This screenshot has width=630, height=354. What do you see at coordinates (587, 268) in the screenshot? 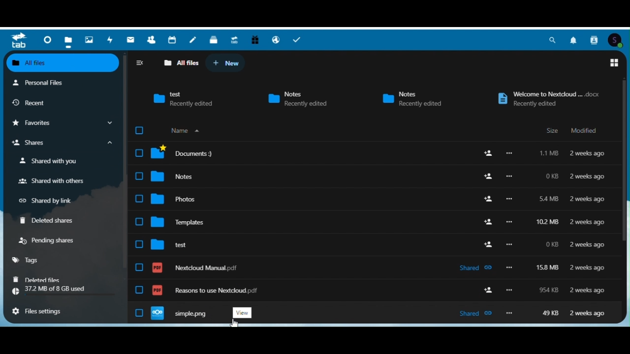
I see `modified` at bounding box center [587, 268].